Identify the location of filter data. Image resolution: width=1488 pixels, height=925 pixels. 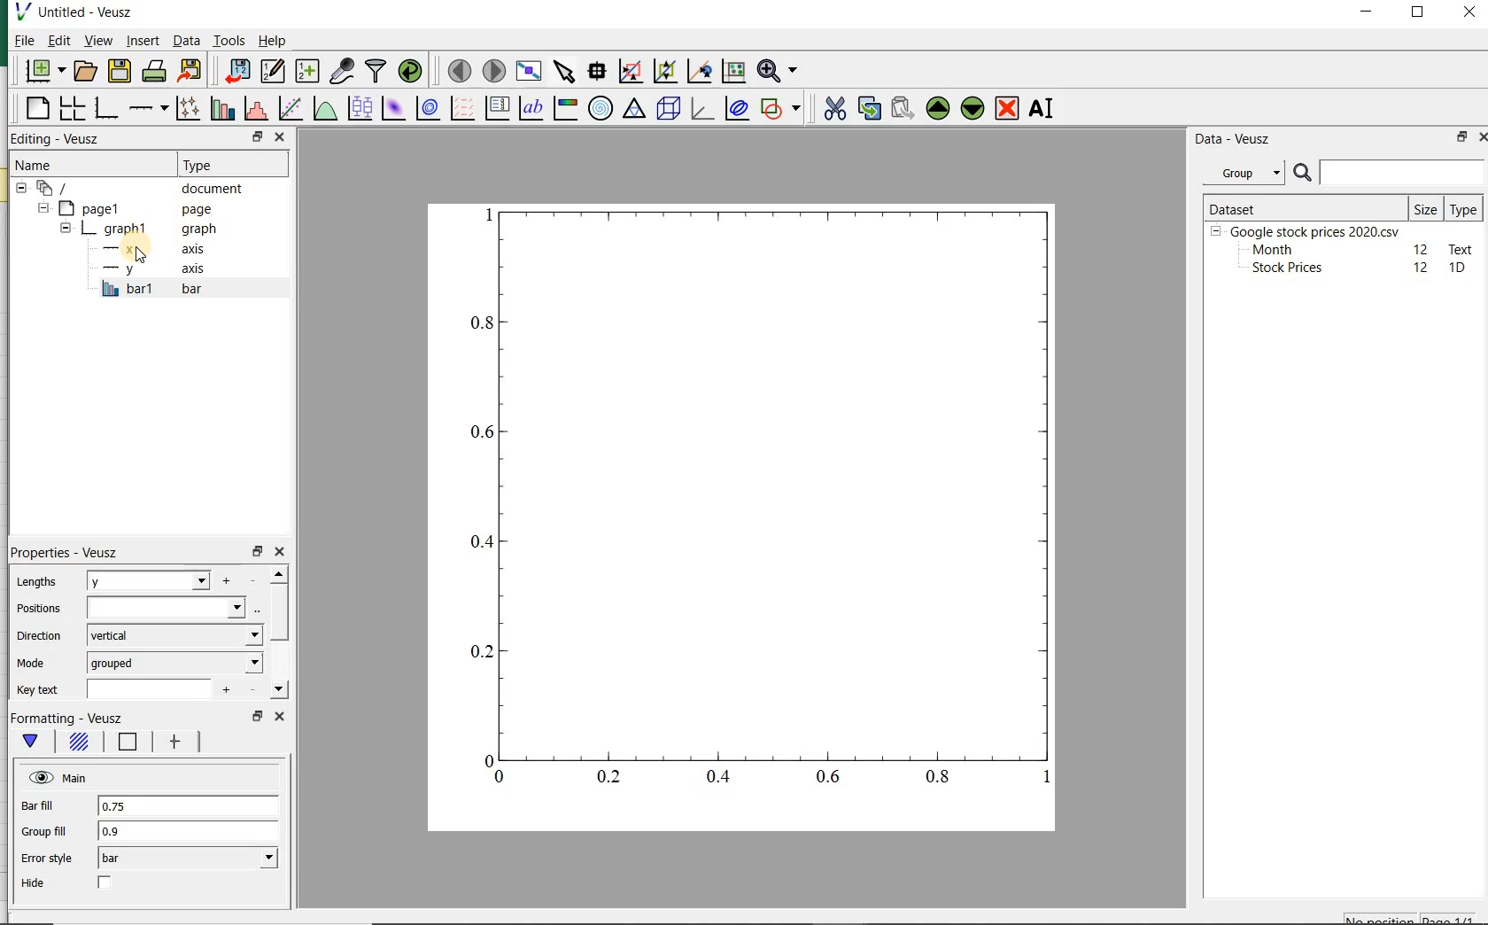
(376, 70).